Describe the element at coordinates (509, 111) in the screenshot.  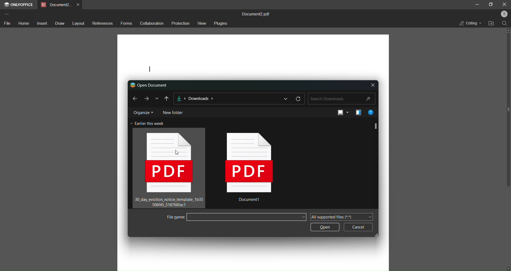
I see `scroll bar` at that location.